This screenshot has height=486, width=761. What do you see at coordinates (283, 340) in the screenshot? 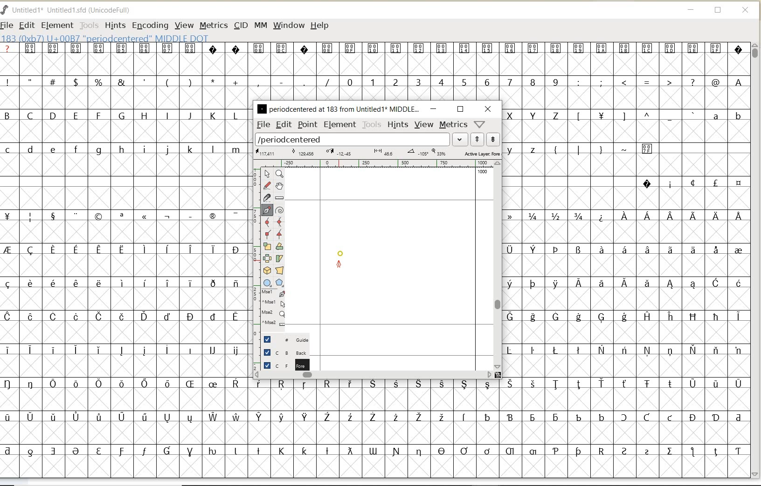
I see `guide` at bounding box center [283, 340].